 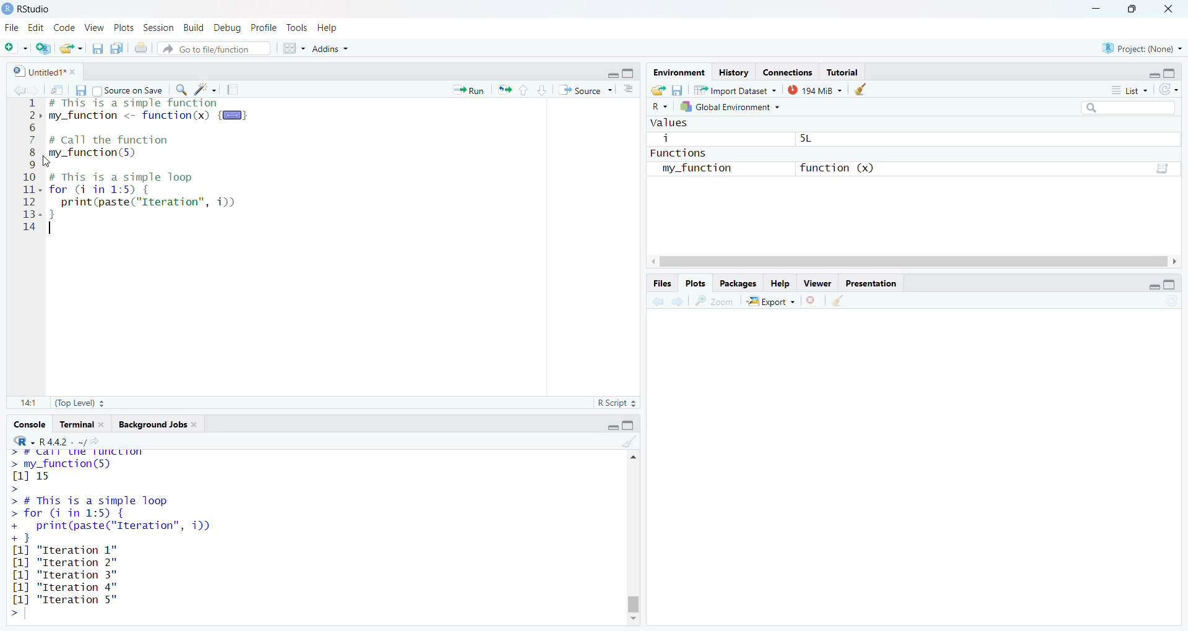 I want to click on empty plot area, so click(x=919, y=474).